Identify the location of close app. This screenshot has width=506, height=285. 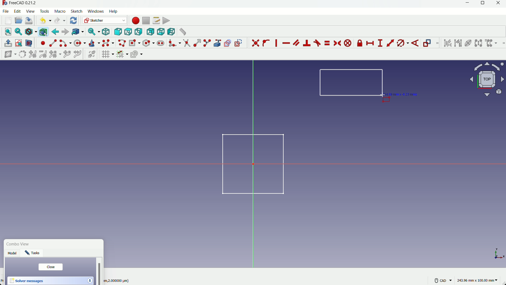
(500, 4).